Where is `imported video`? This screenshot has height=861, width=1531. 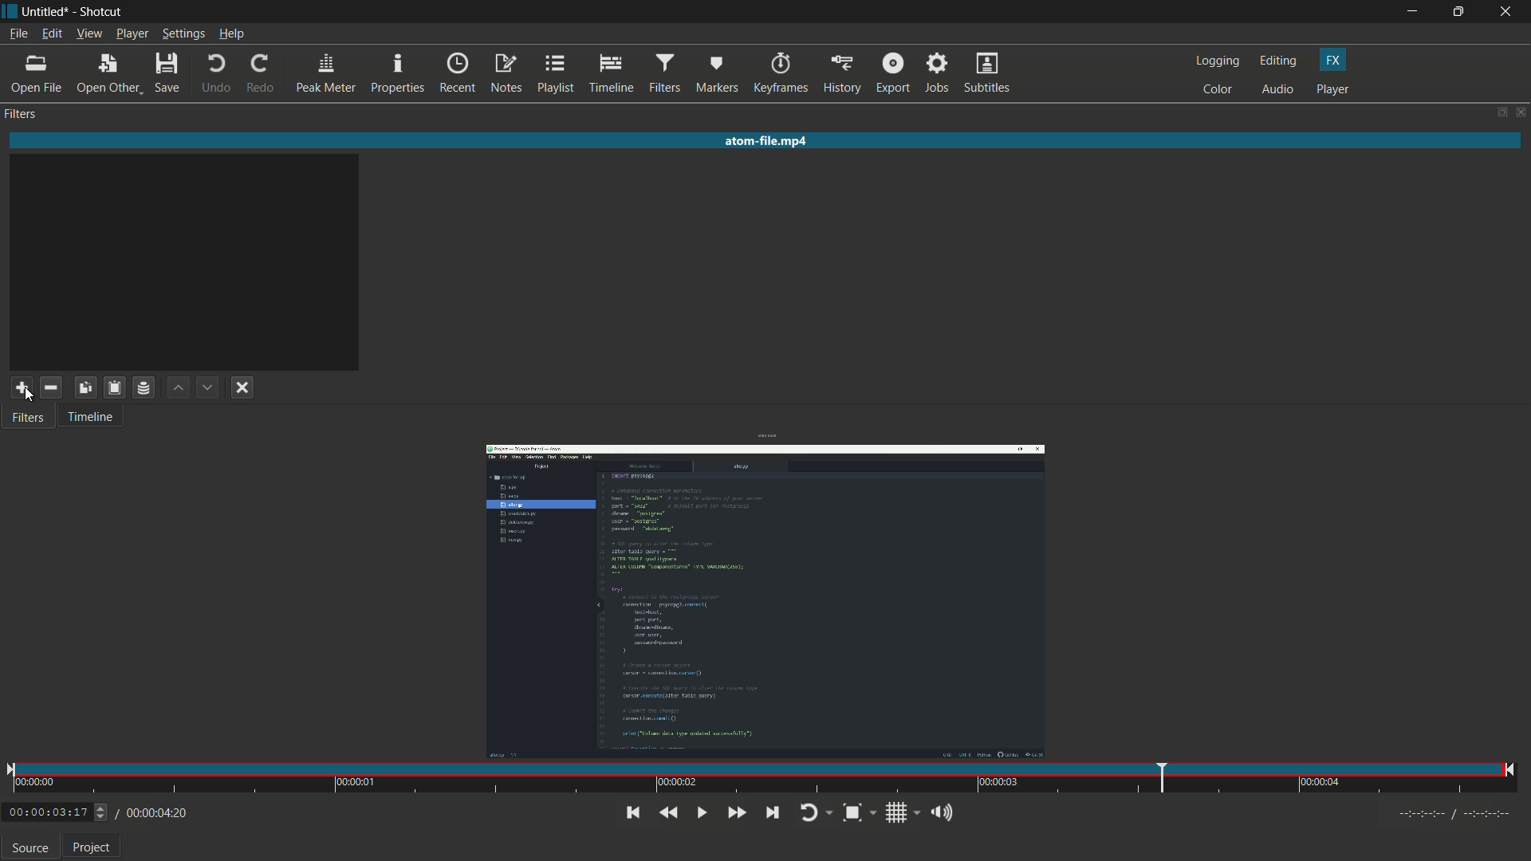
imported video is located at coordinates (765, 603).